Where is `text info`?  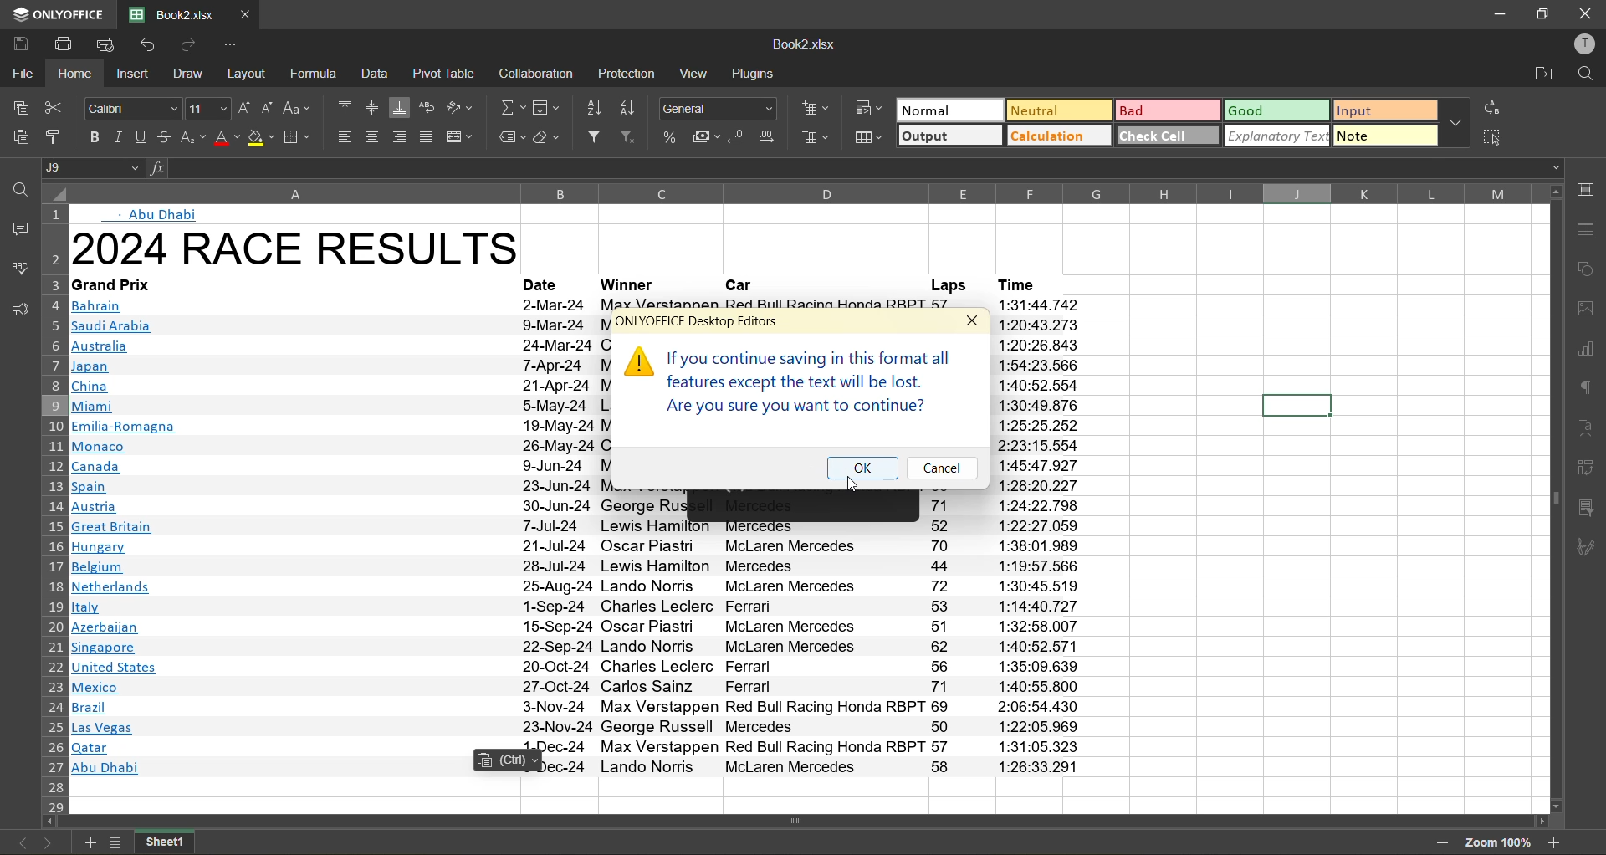
text info is located at coordinates (335, 467).